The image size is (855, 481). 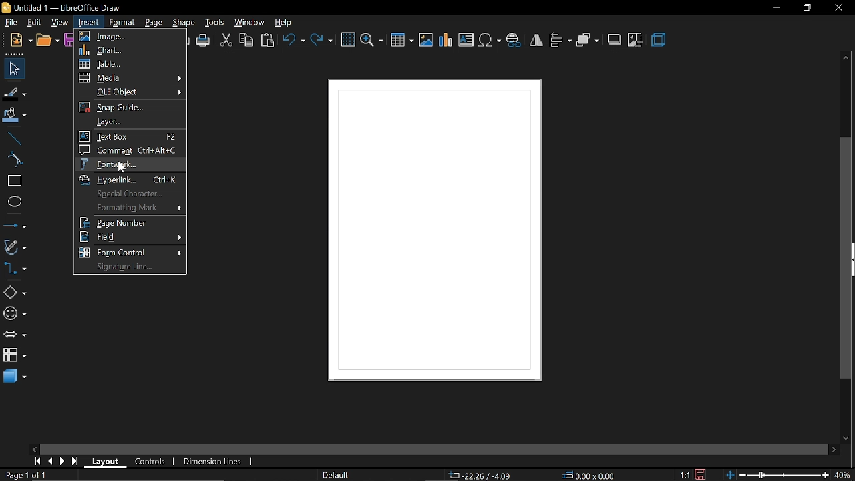 What do you see at coordinates (130, 107) in the screenshot?
I see `snap guide` at bounding box center [130, 107].